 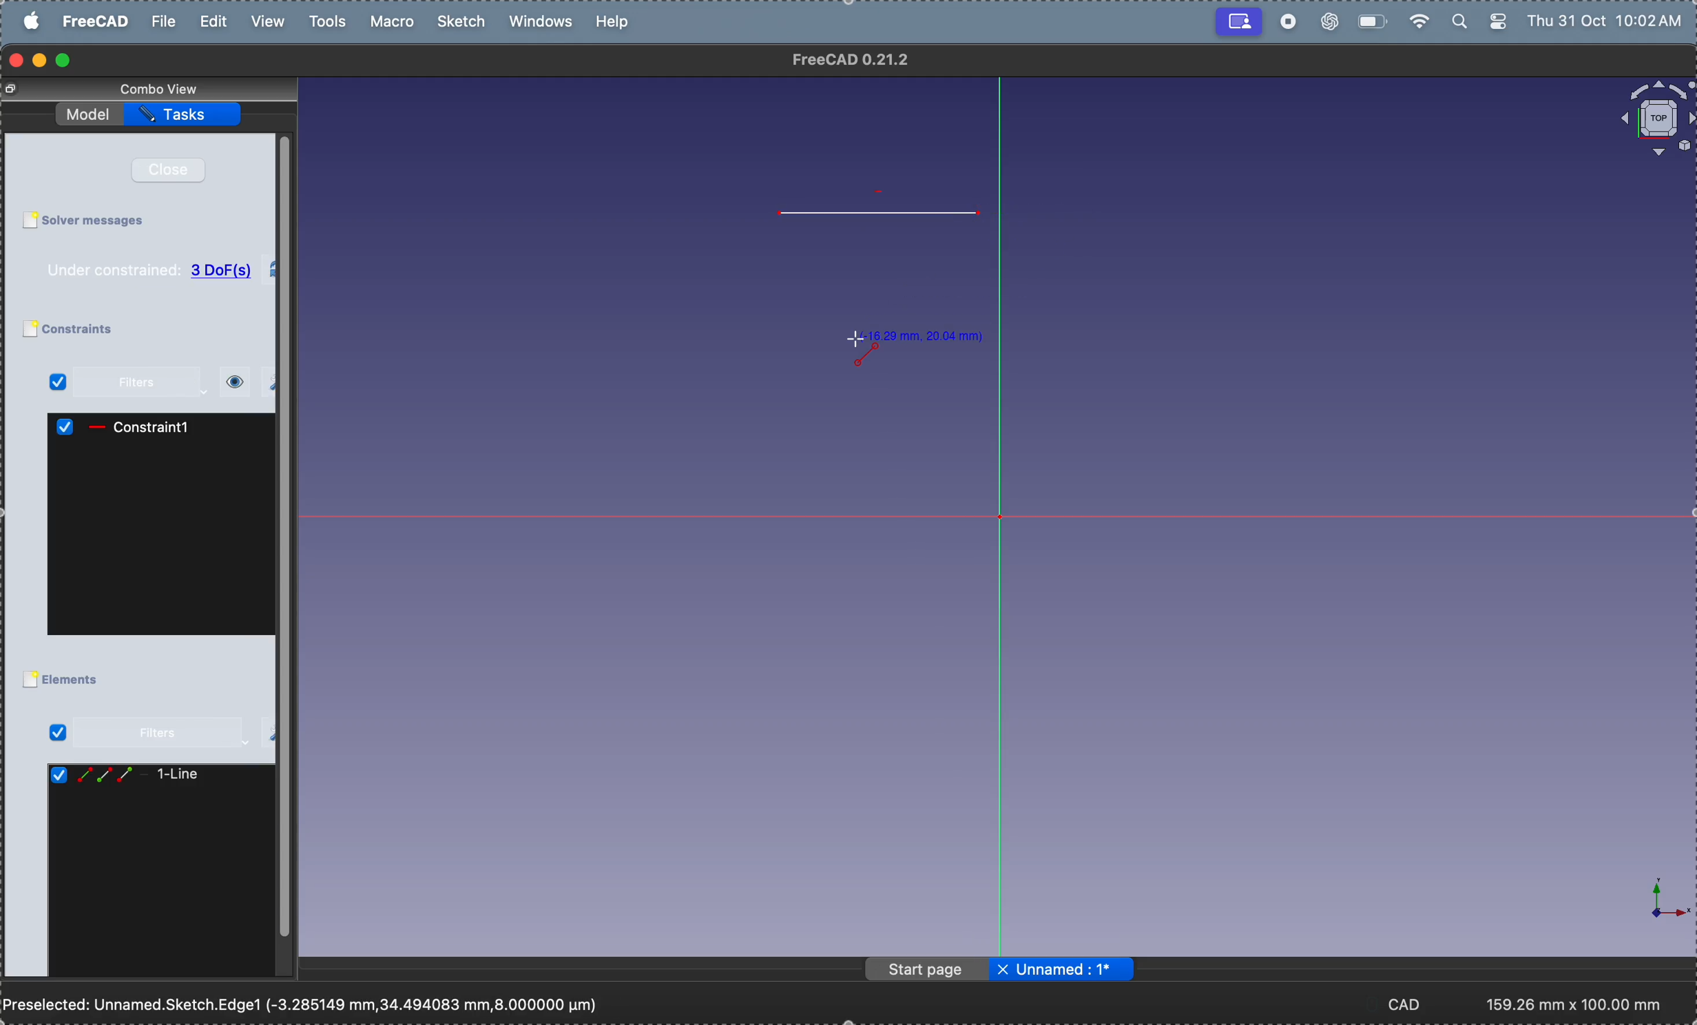 I want to click on line, so click(x=180, y=776).